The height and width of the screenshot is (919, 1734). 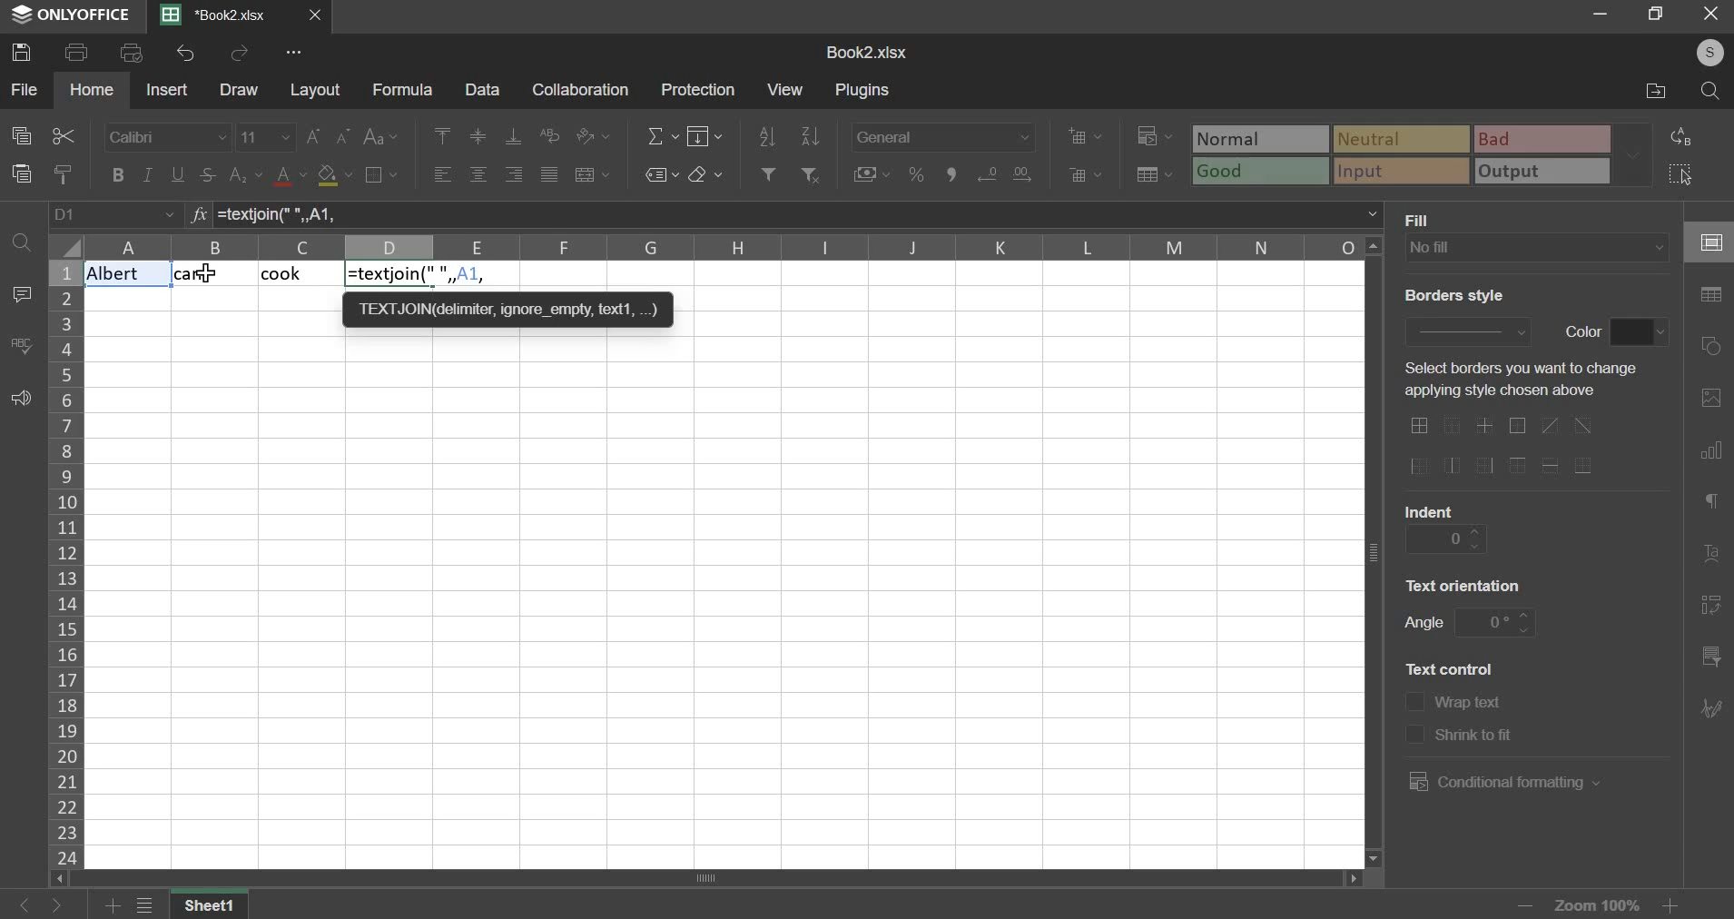 I want to click on user's account, so click(x=1700, y=51).